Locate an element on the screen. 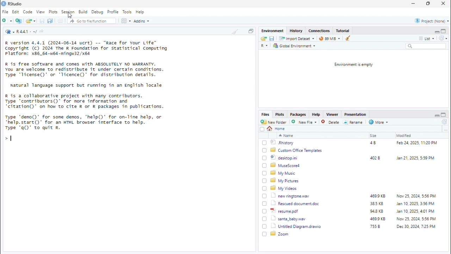 The width and height of the screenshot is (451, 254). Addins is located at coordinates (142, 21).